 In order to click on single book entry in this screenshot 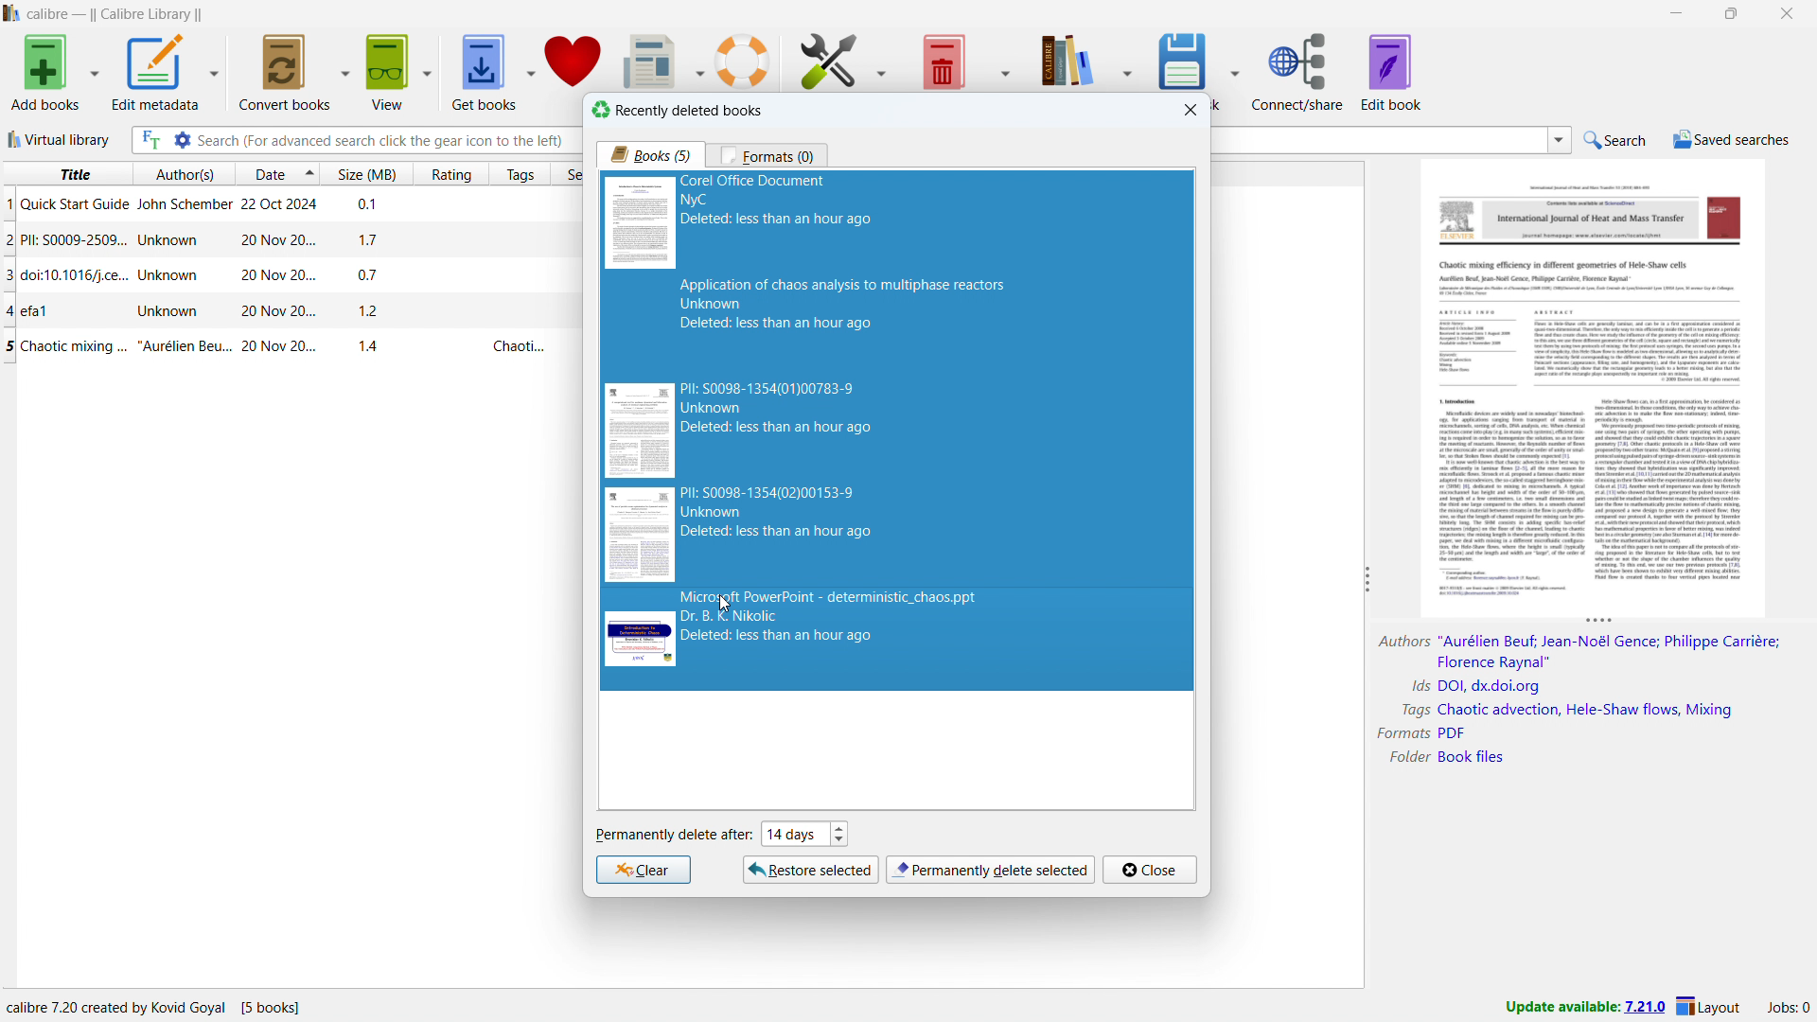, I will do `click(283, 275)`.